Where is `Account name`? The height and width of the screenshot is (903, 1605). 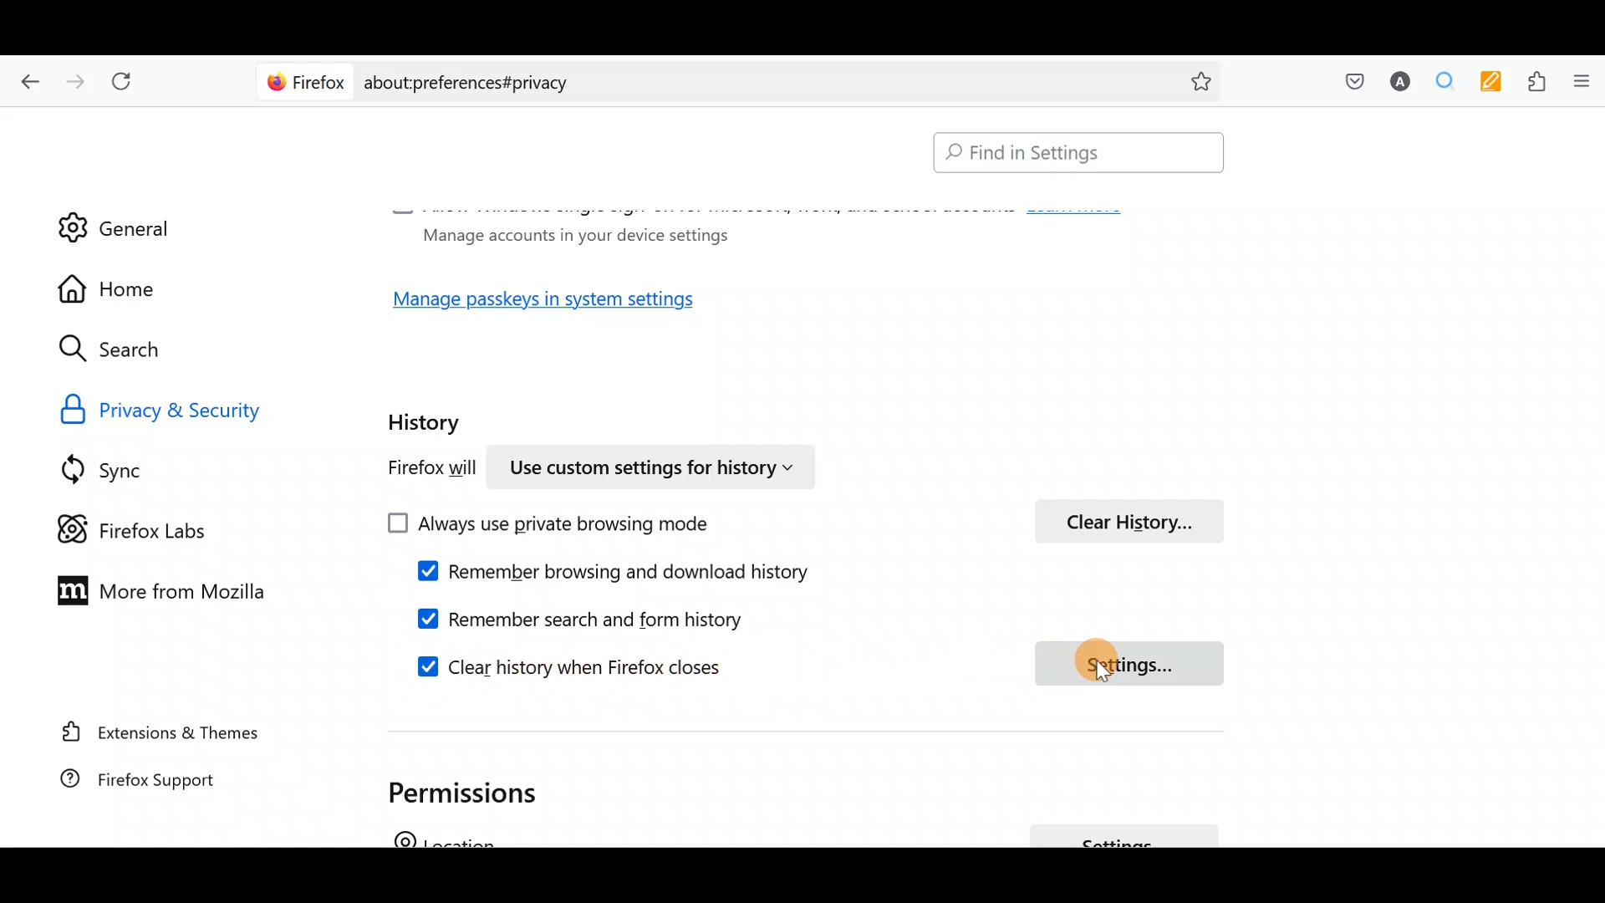
Account name is located at coordinates (1395, 84).